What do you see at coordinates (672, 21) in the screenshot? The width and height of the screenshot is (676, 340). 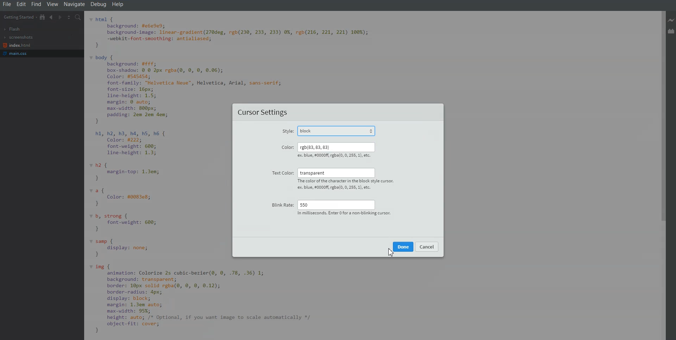 I see `Live Preview` at bounding box center [672, 21].